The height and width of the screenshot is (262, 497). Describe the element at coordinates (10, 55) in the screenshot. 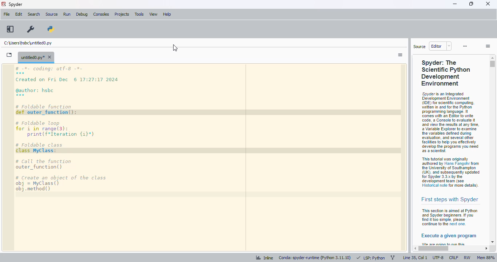

I see `browse tabs` at that location.